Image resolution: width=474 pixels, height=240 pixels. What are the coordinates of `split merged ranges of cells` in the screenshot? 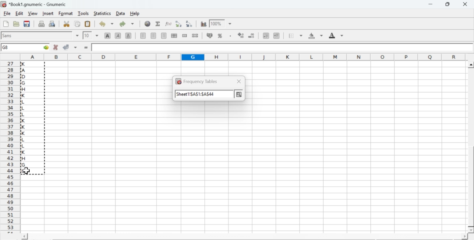 It's located at (195, 35).